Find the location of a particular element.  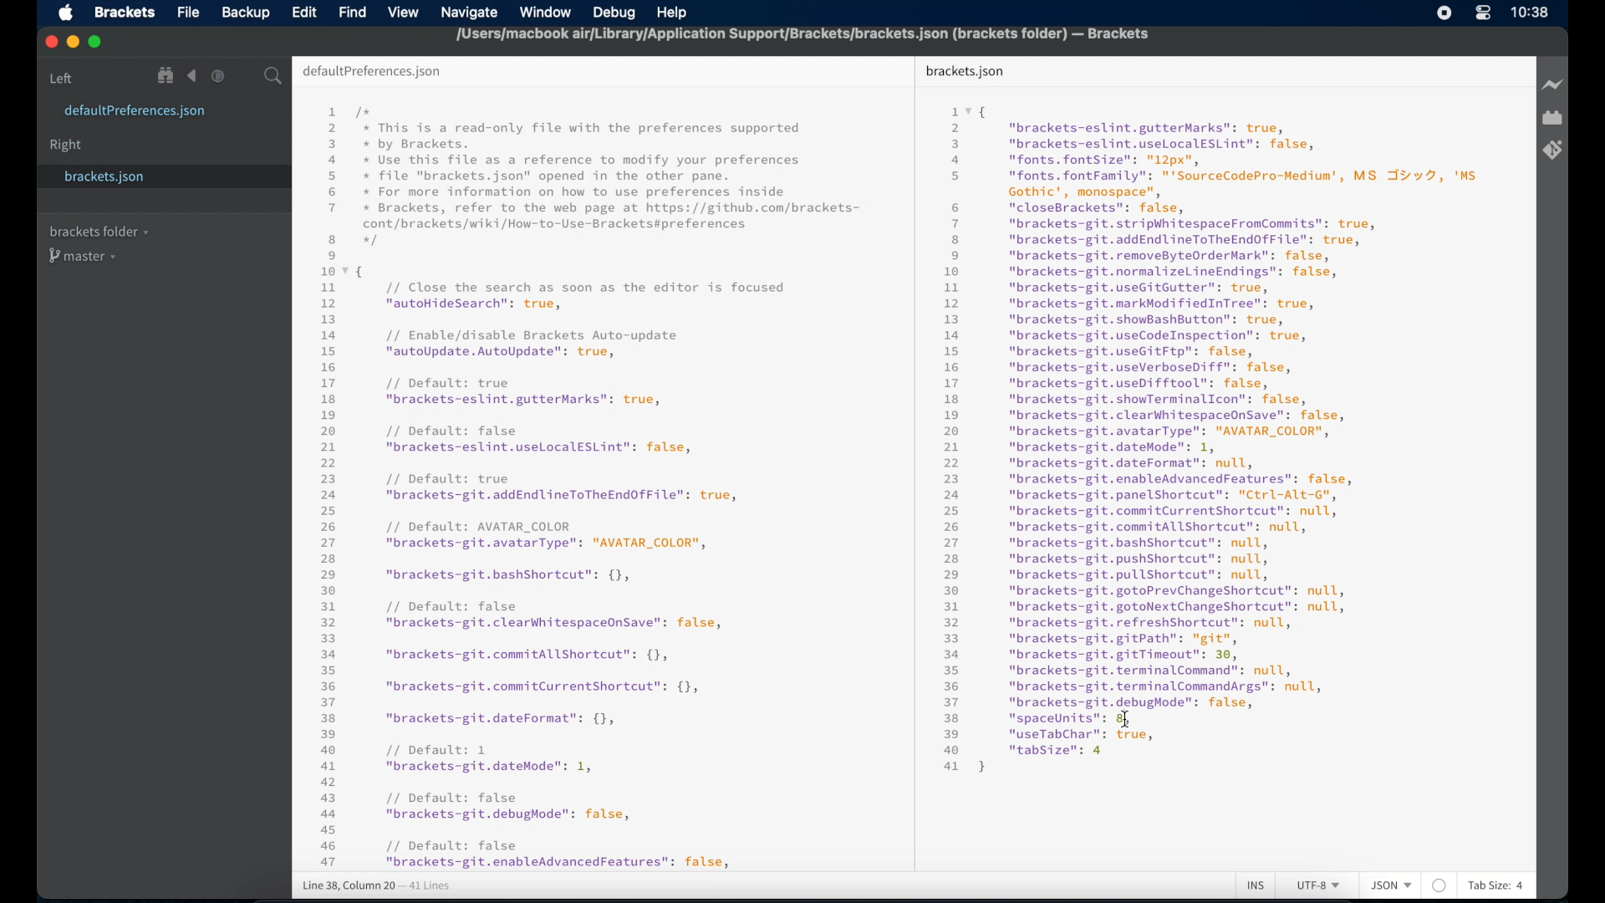

window is located at coordinates (546, 13).